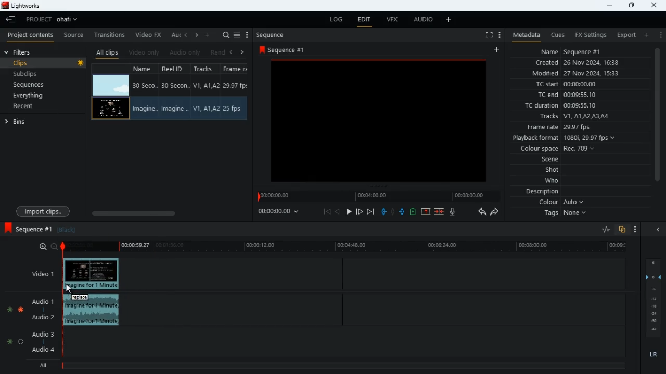 This screenshot has width=666, height=374. What do you see at coordinates (395, 21) in the screenshot?
I see `vfx` at bounding box center [395, 21].